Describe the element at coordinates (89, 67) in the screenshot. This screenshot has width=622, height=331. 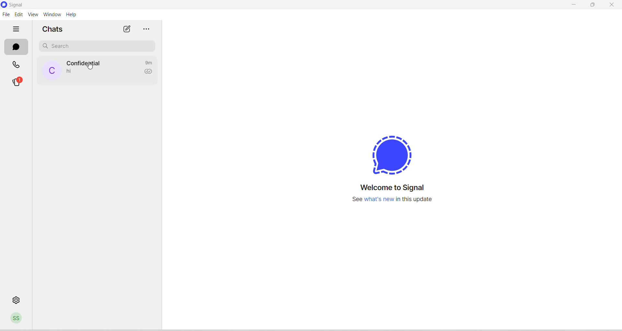
I see `cursor` at that location.